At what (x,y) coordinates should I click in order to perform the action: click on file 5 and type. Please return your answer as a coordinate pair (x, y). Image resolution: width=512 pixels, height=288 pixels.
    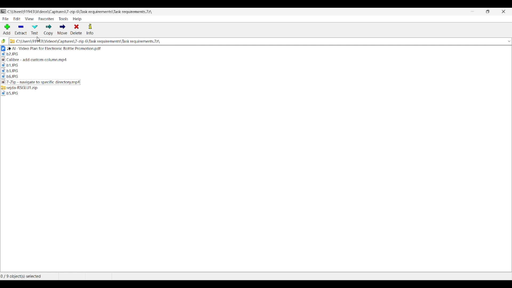
    Looking at the image, I should click on (146, 71).